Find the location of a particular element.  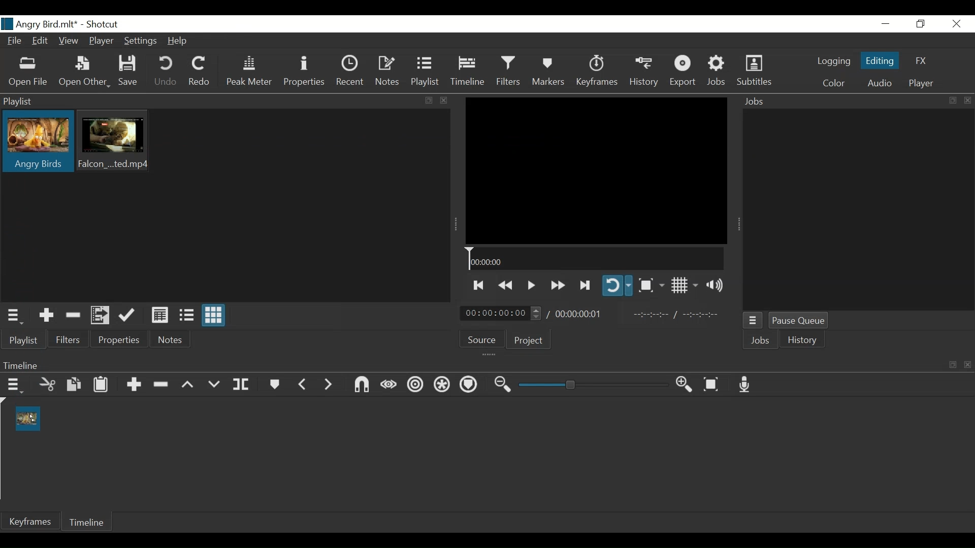

Toggle display grid on player is located at coordinates (684, 286).